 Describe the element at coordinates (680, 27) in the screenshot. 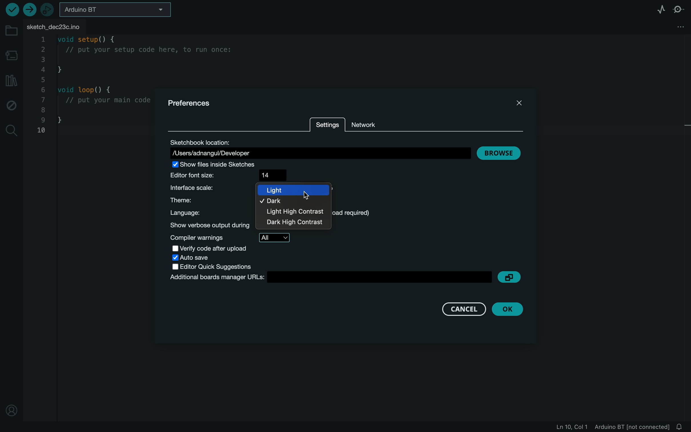

I see `file setting` at that location.